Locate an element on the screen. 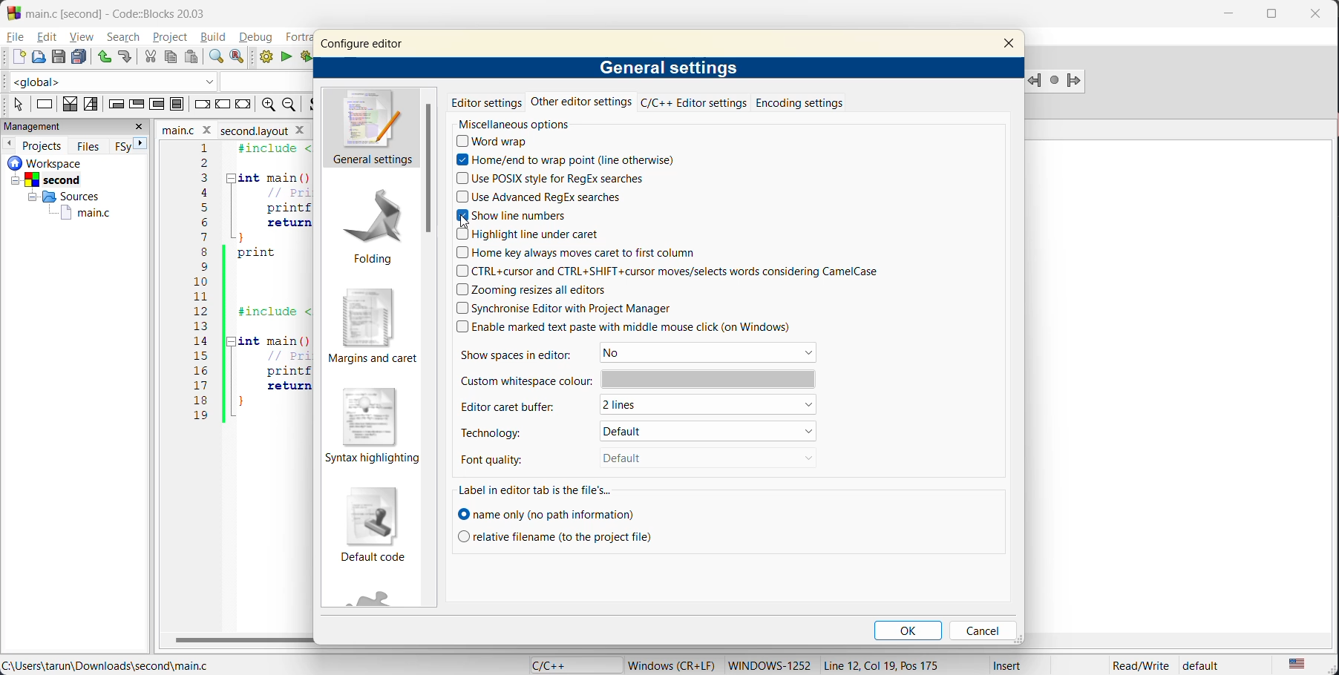 Image resolution: width=1339 pixels, height=675 pixels. default code is located at coordinates (375, 525).